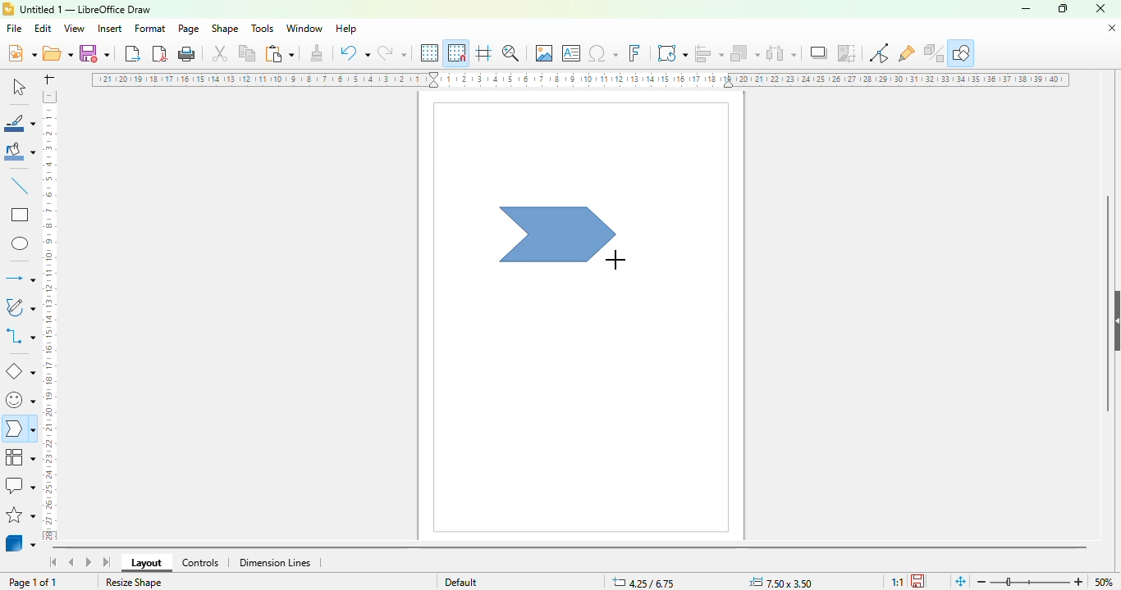 This screenshot has width=1121, height=590. Describe the element at coordinates (94, 53) in the screenshot. I see `save` at that location.